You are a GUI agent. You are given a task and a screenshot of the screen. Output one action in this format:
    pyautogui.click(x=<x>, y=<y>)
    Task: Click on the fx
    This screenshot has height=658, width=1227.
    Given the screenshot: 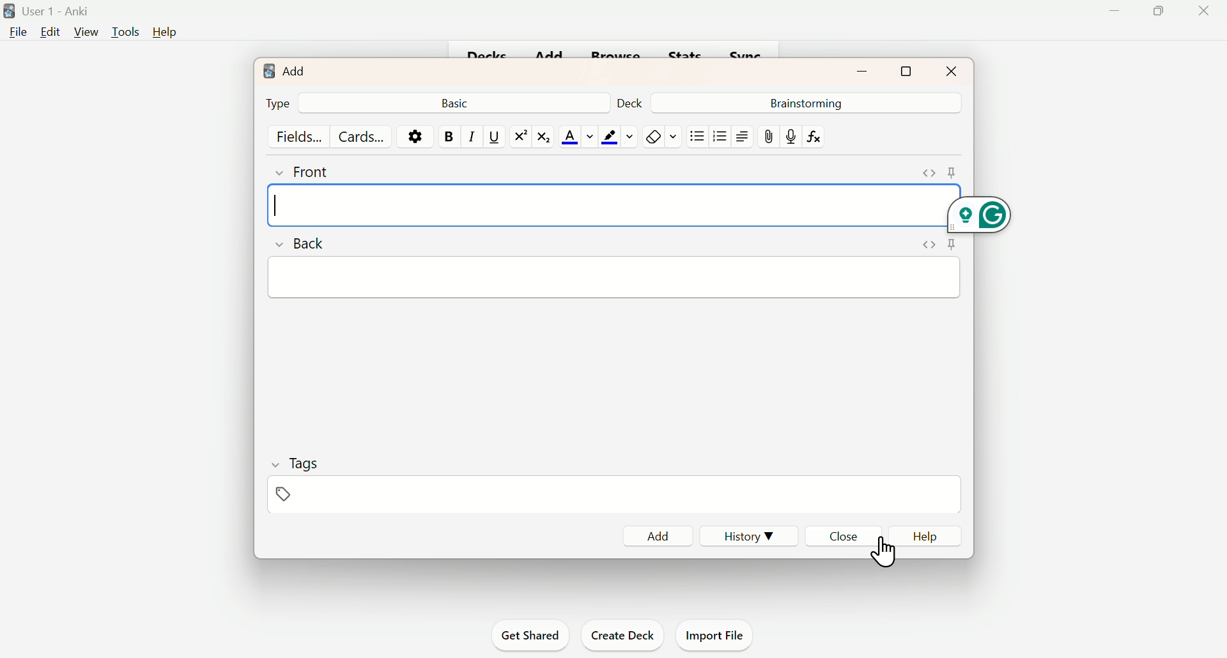 What is the action you would take?
    pyautogui.click(x=819, y=137)
    